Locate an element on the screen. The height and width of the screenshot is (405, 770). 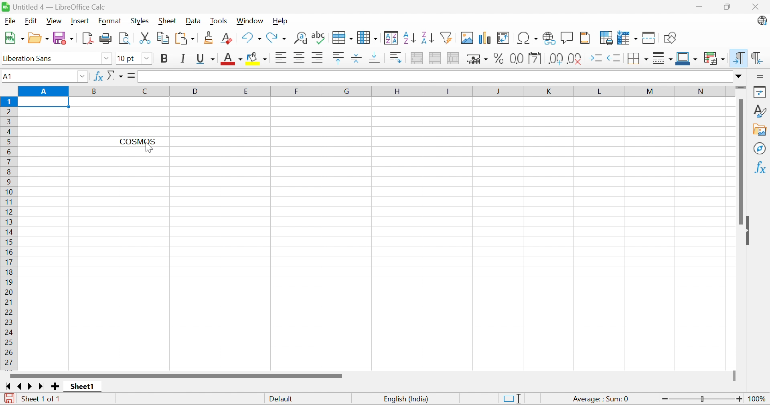
Left-To-Right is located at coordinates (740, 58).